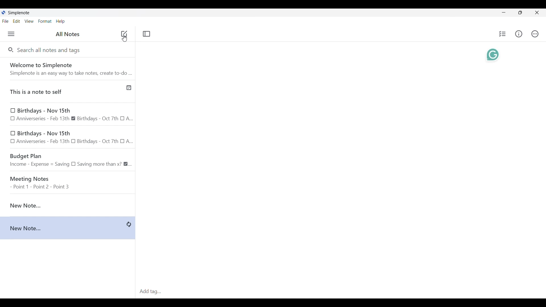 The height and width of the screenshot is (307, 546). I want to click on Budget Plan, so click(68, 159).